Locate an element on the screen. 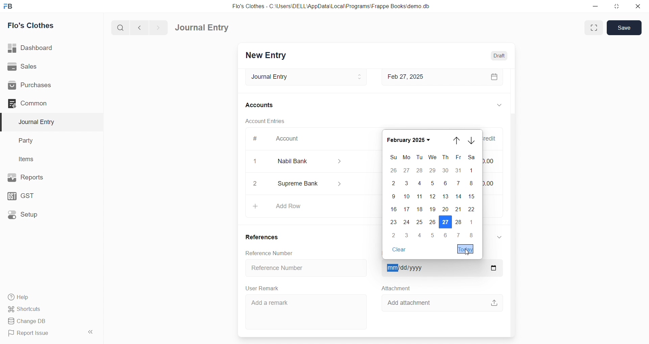  selected is located at coordinates (4, 122).